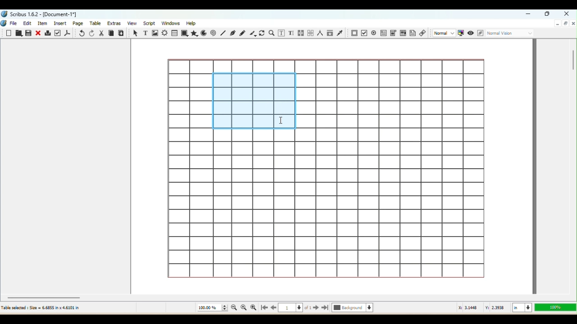 This screenshot has height=324, width=577. I want to click on View, so click(131, 23).